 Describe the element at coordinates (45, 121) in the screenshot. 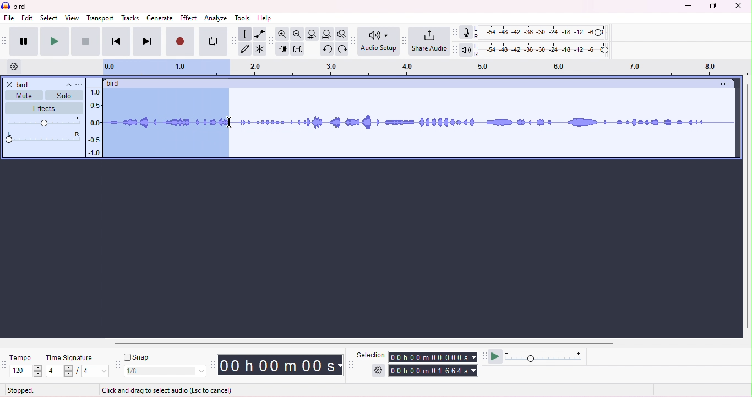

I see `volume` at that location.